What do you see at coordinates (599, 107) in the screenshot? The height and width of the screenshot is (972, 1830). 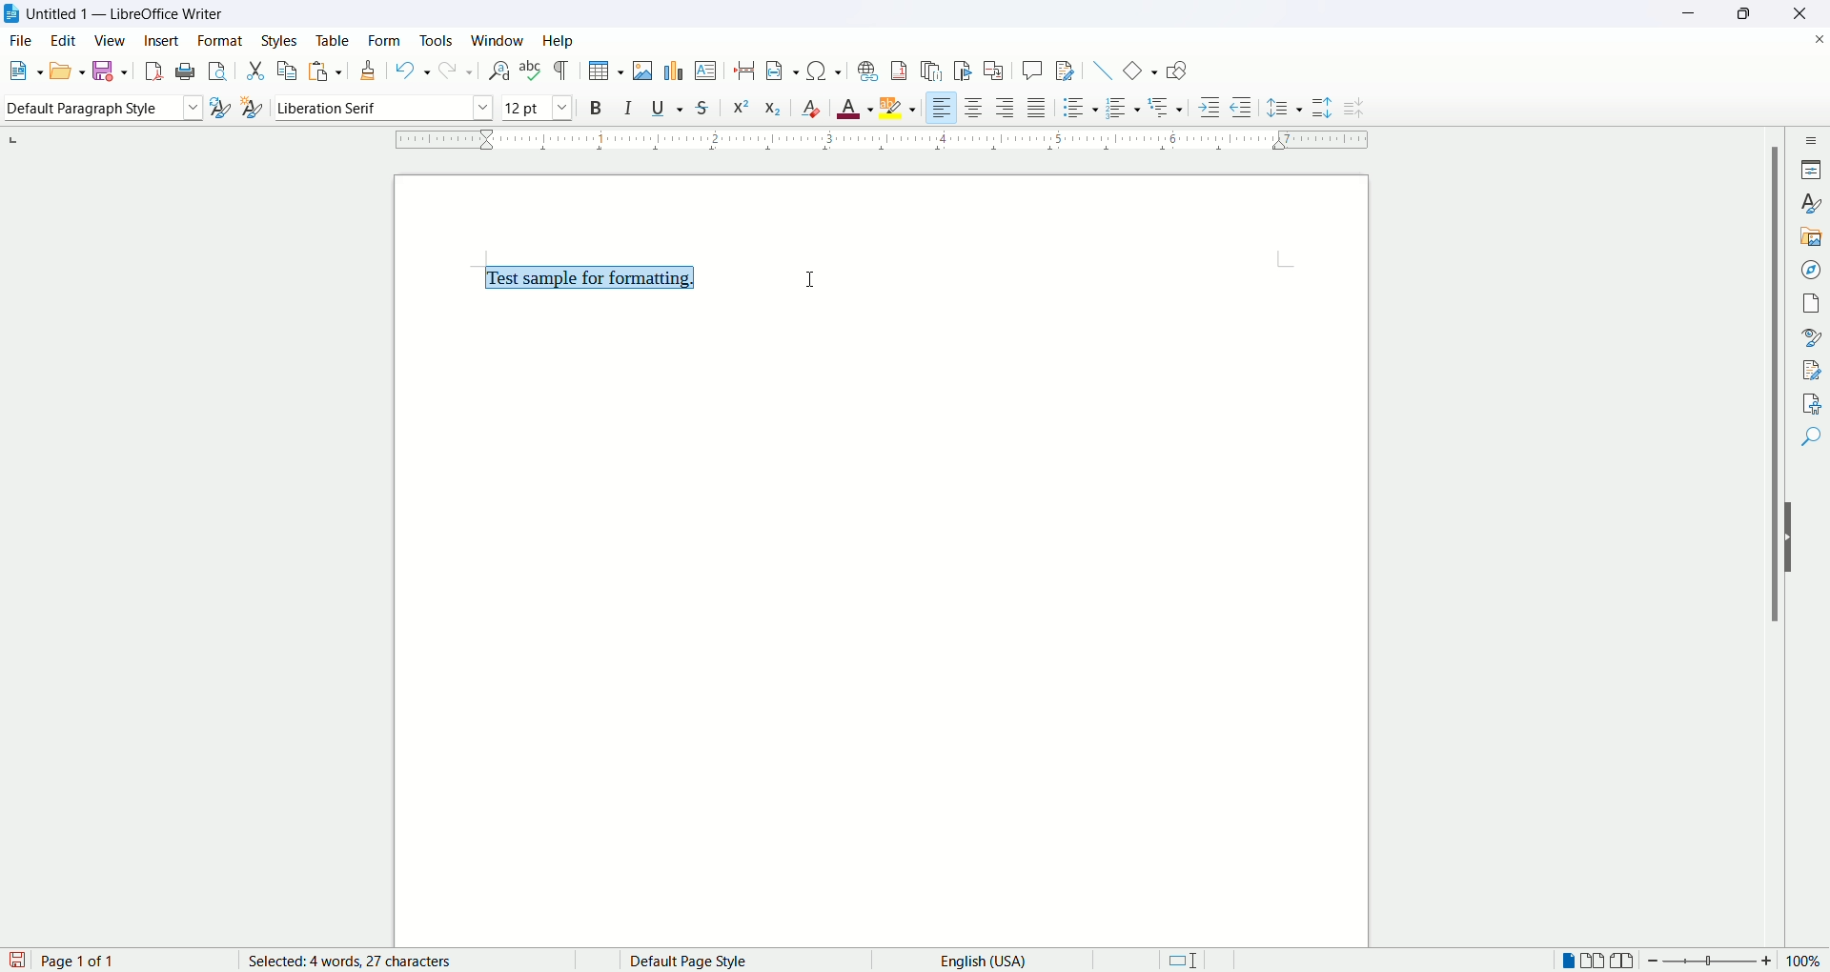 I see `bold` at bounding box center [599, 107].